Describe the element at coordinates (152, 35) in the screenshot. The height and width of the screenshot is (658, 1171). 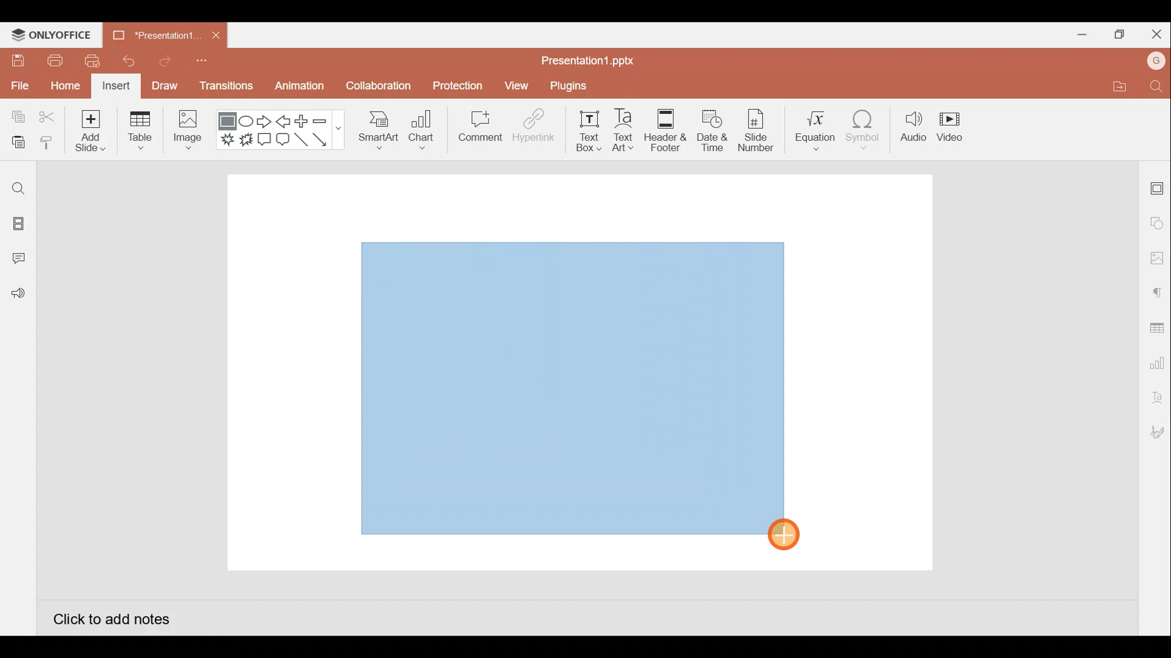
I see `Presentation1.` at that location.